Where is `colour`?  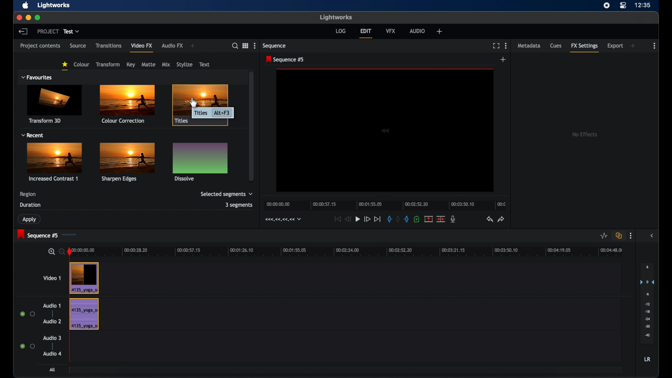
colour is located at coordinates (81, 64).